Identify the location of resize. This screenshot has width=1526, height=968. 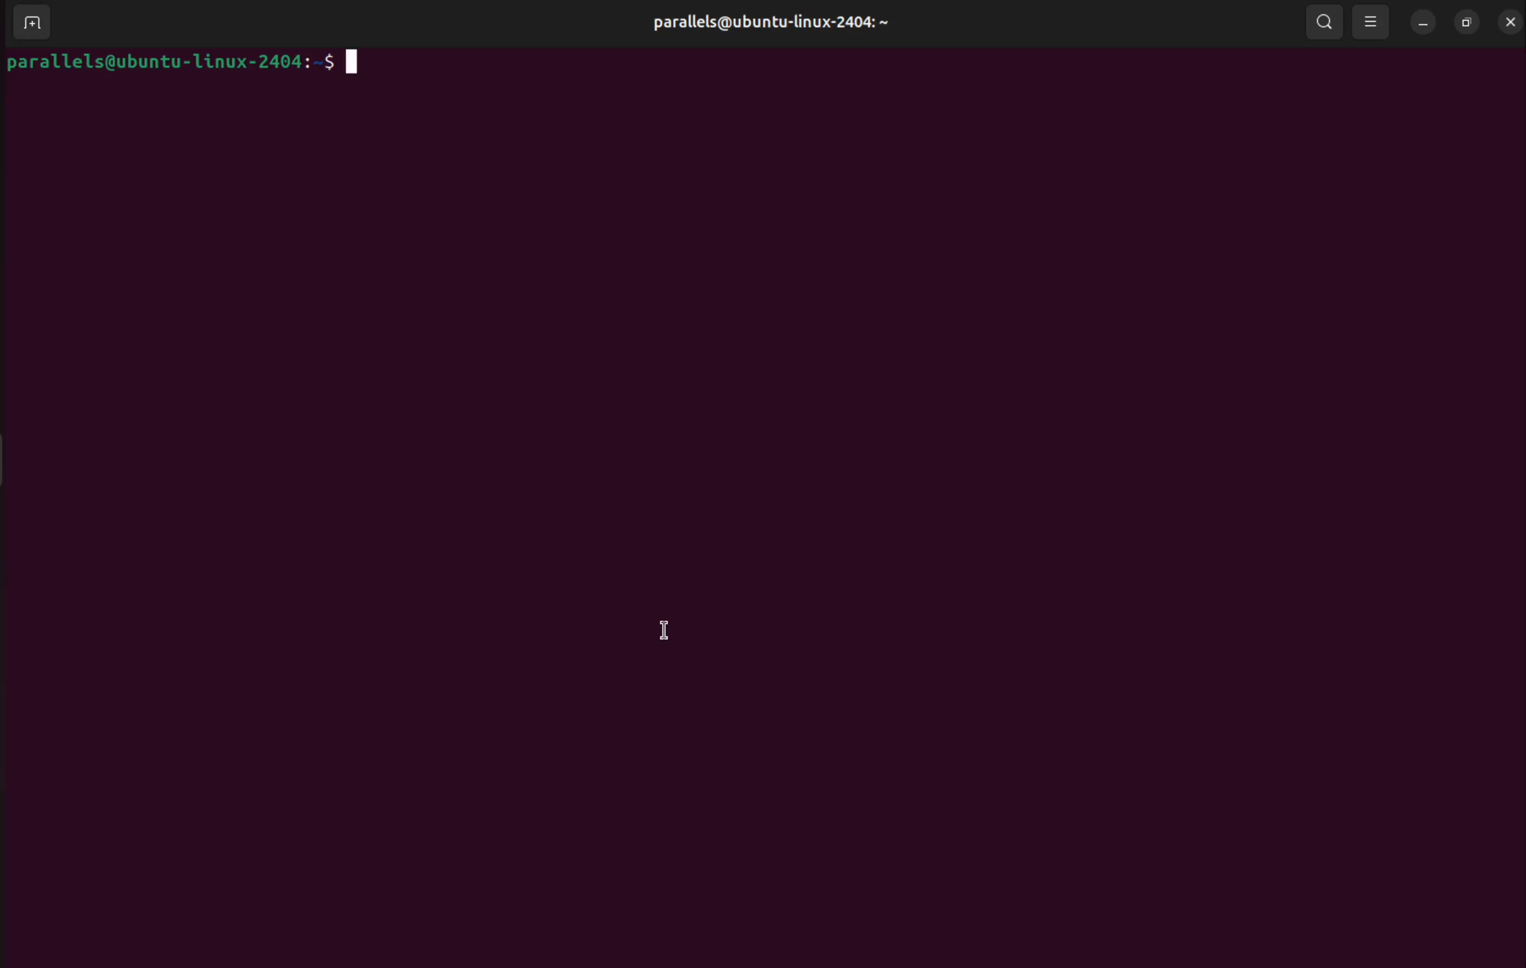
(1465, 23).